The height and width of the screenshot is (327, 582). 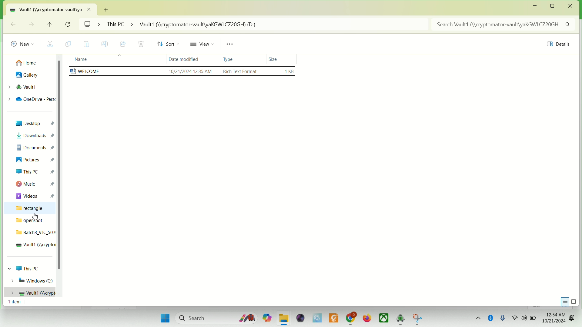 What do you see at coordinates (34, 160) in the screenshot?
I see `pictures` at bounding box center [34, 160].